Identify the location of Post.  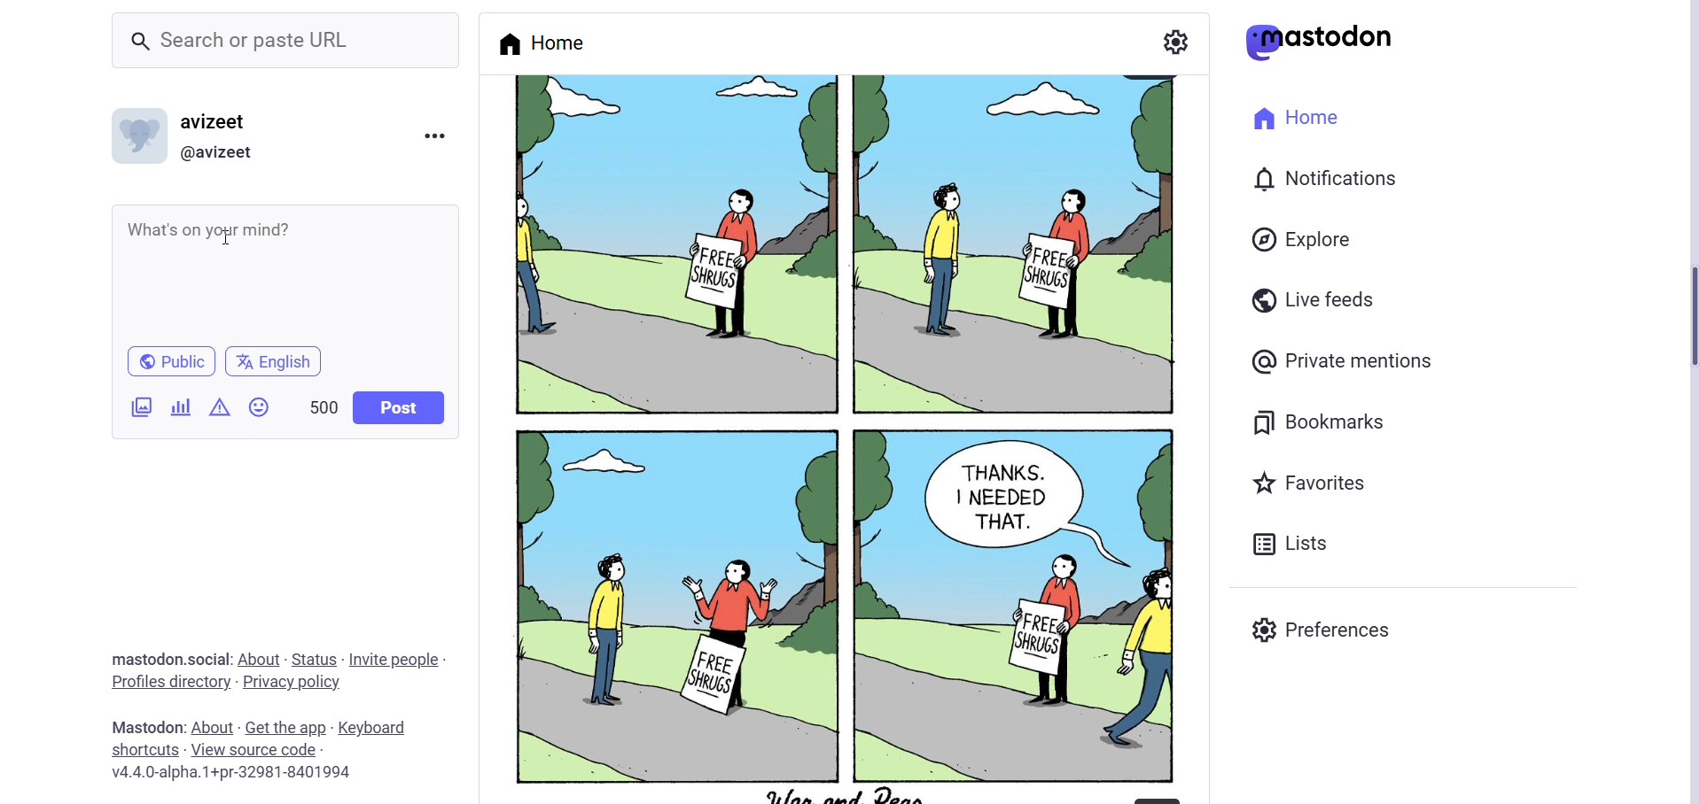
(401, 407).